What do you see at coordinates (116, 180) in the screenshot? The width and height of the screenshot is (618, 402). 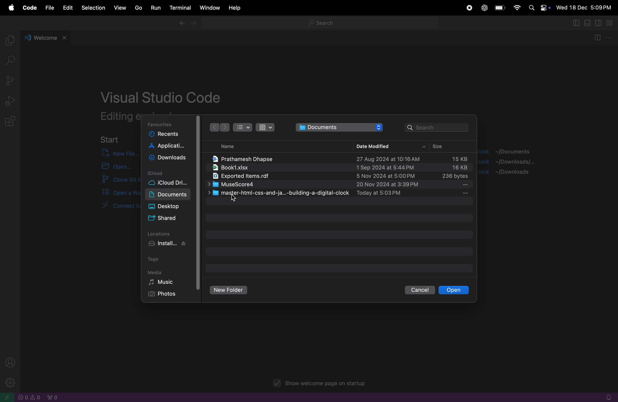 I see `clone` at bounding box center [116, 180].